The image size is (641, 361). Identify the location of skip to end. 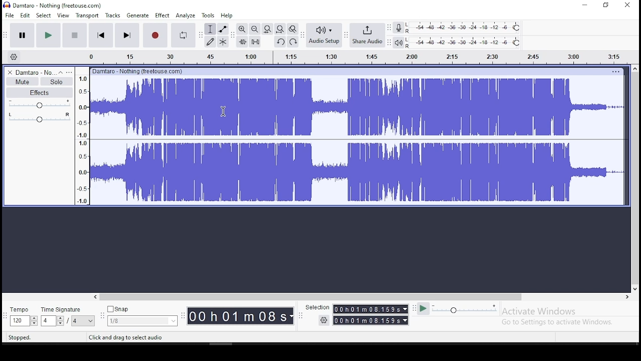
(126, 35).